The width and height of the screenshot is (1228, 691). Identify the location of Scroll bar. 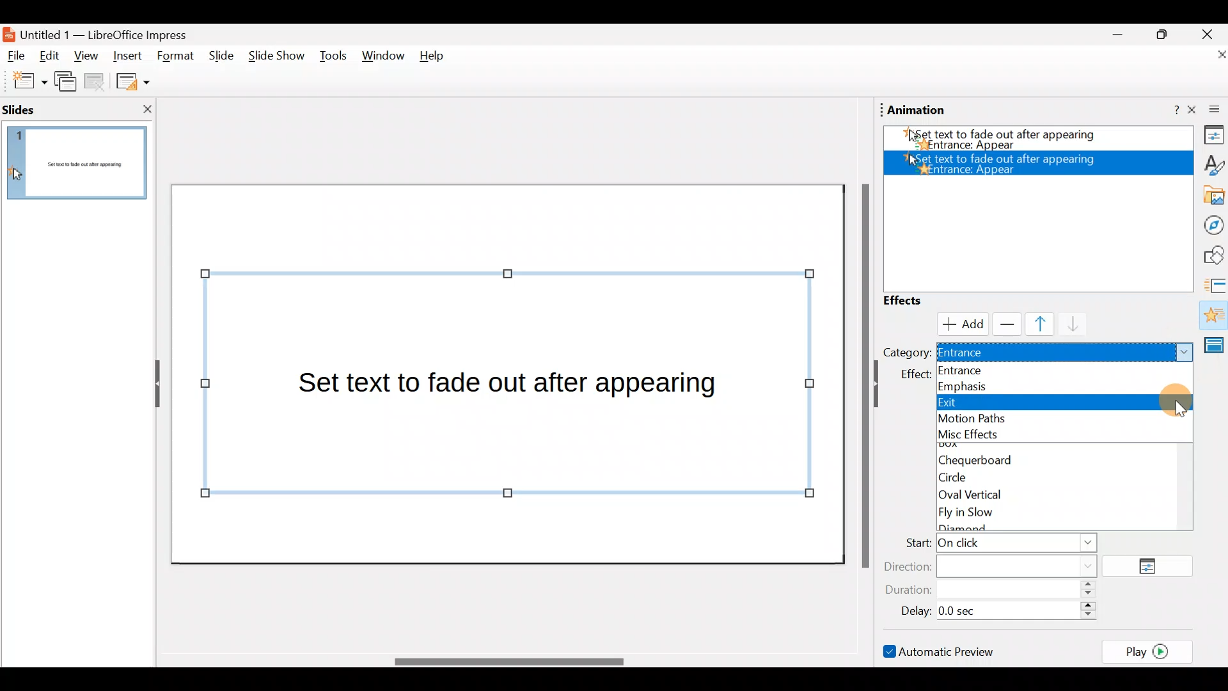
(863, 375).